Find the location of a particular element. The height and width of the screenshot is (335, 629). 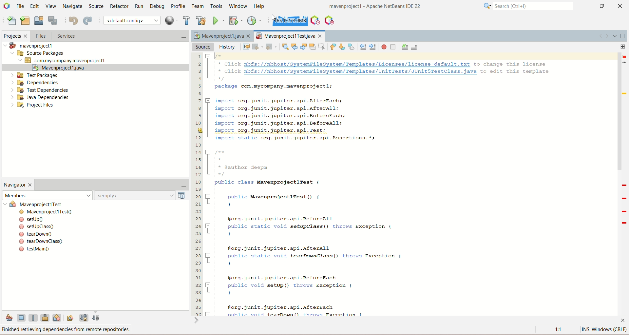

( tearDownClass() is located at coordinates (40, 242).